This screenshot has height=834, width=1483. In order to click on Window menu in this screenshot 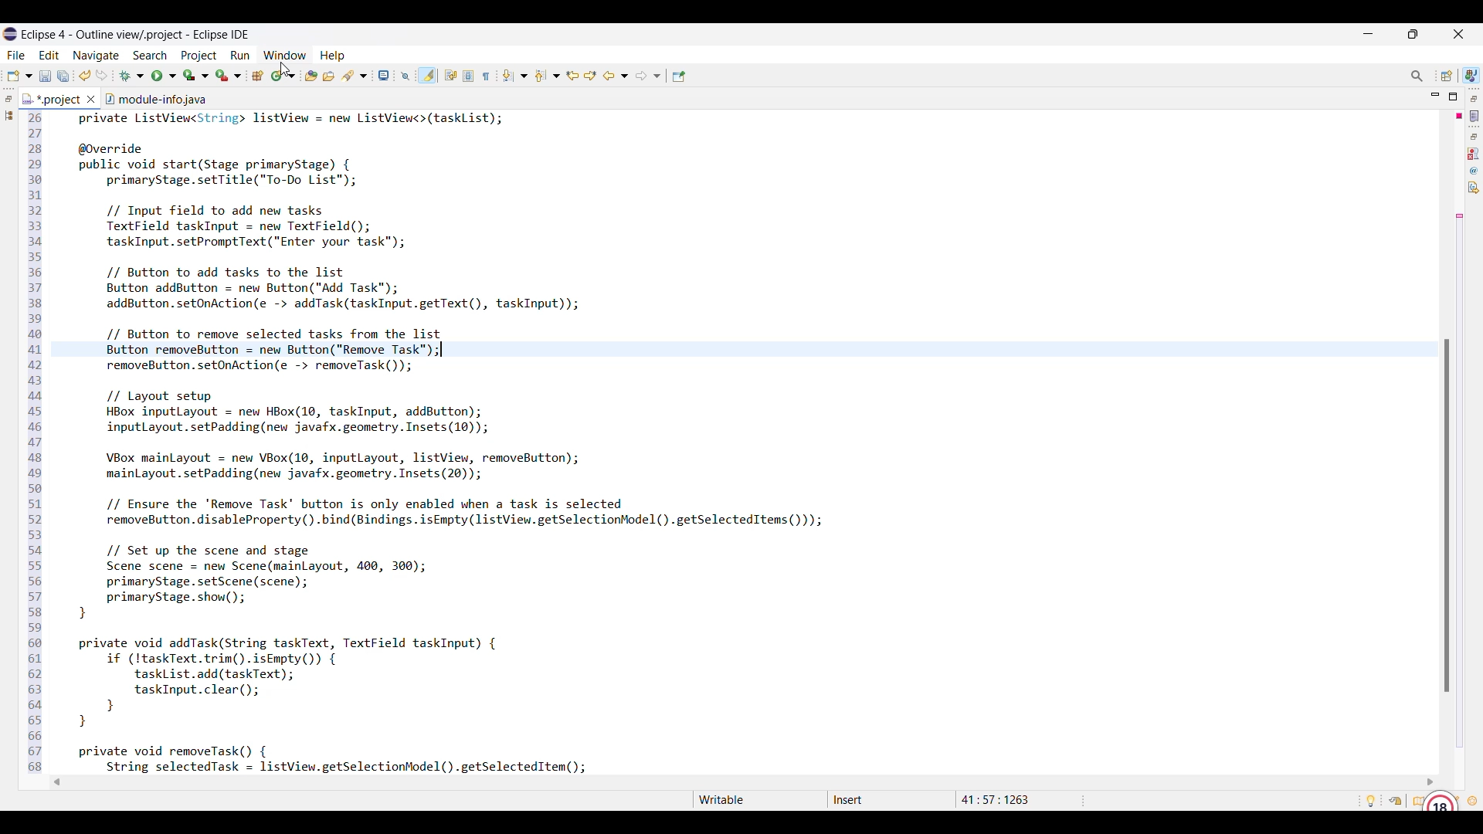, I will do `click(285, 55)`.